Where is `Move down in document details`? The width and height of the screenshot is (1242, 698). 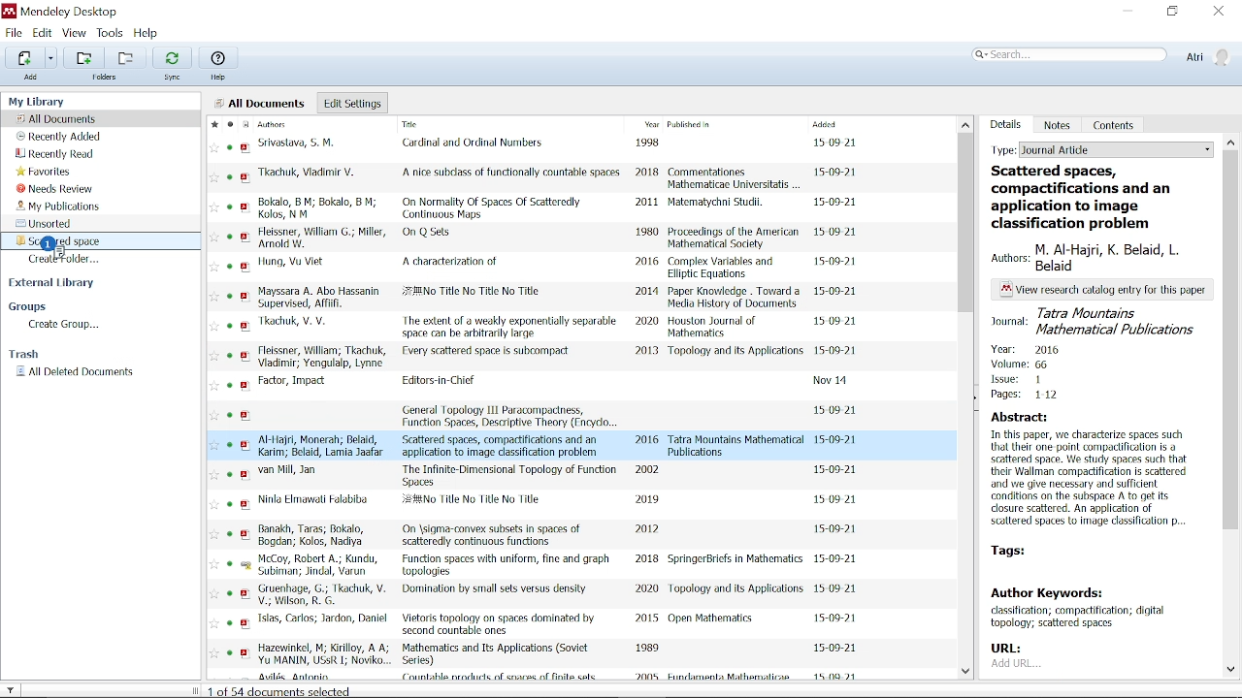
Move down in document details is located at coordinates (1231, 670).